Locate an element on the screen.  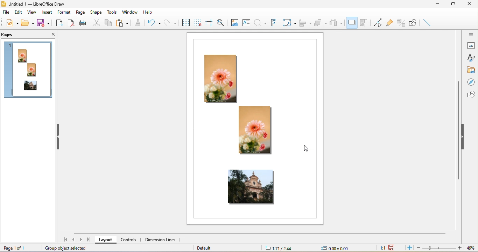
vertical scroll bar is located at coordinates (458, 131).